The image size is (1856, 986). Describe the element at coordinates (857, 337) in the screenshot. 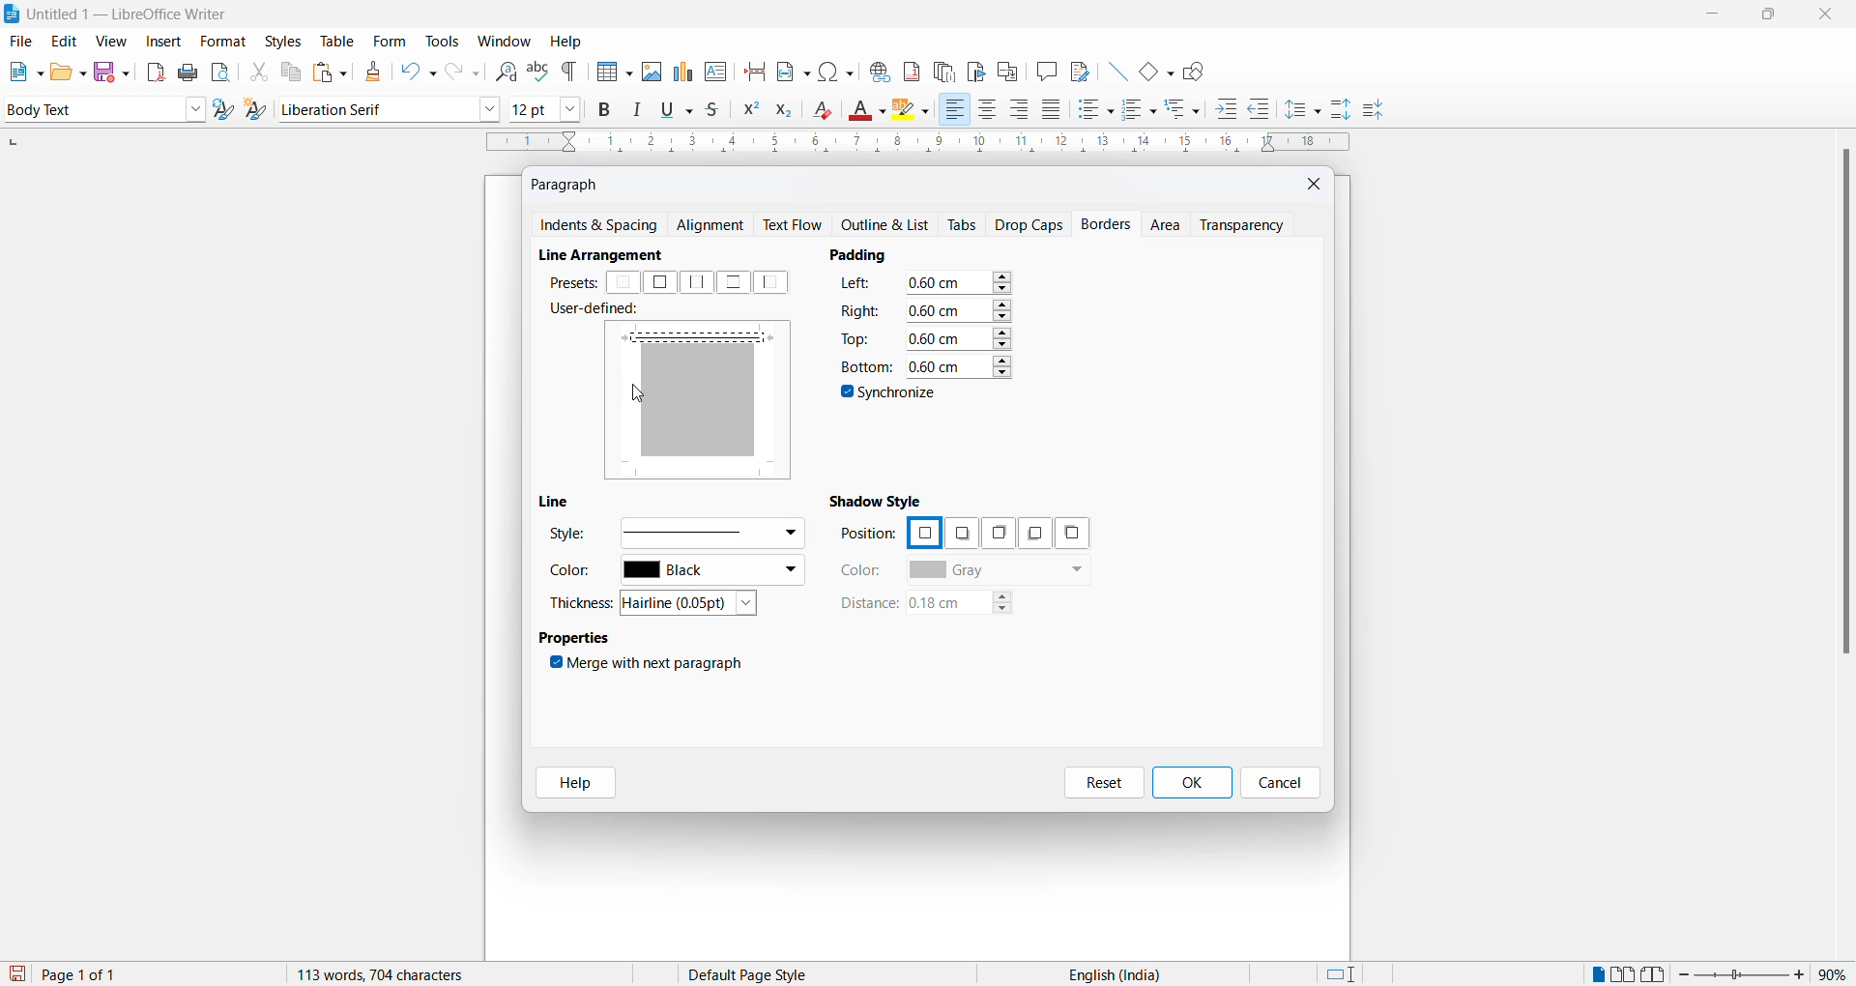

I see `top` at that location.